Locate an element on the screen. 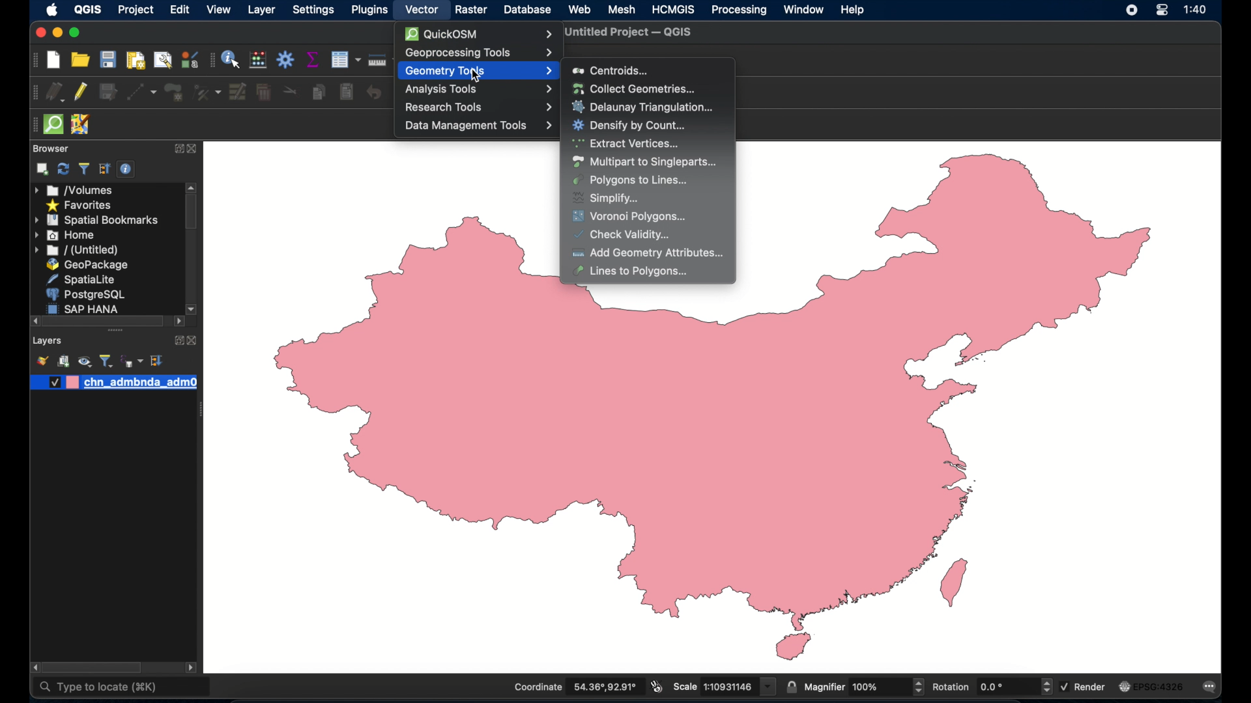  scrol lleft arrow is located at coordinates (178, 323).